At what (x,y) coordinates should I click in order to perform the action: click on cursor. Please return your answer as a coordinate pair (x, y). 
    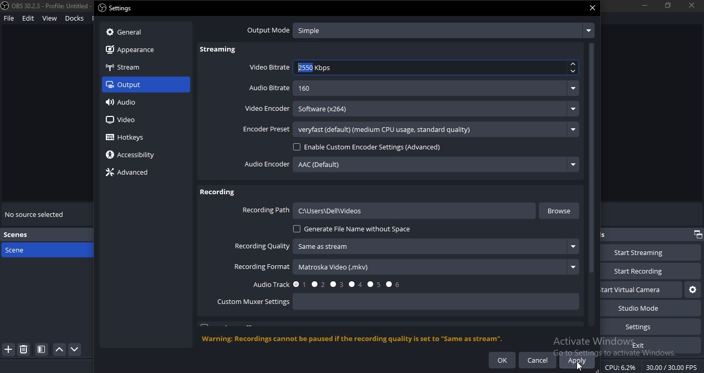
    Looking at the image, I should click on (579, 367).